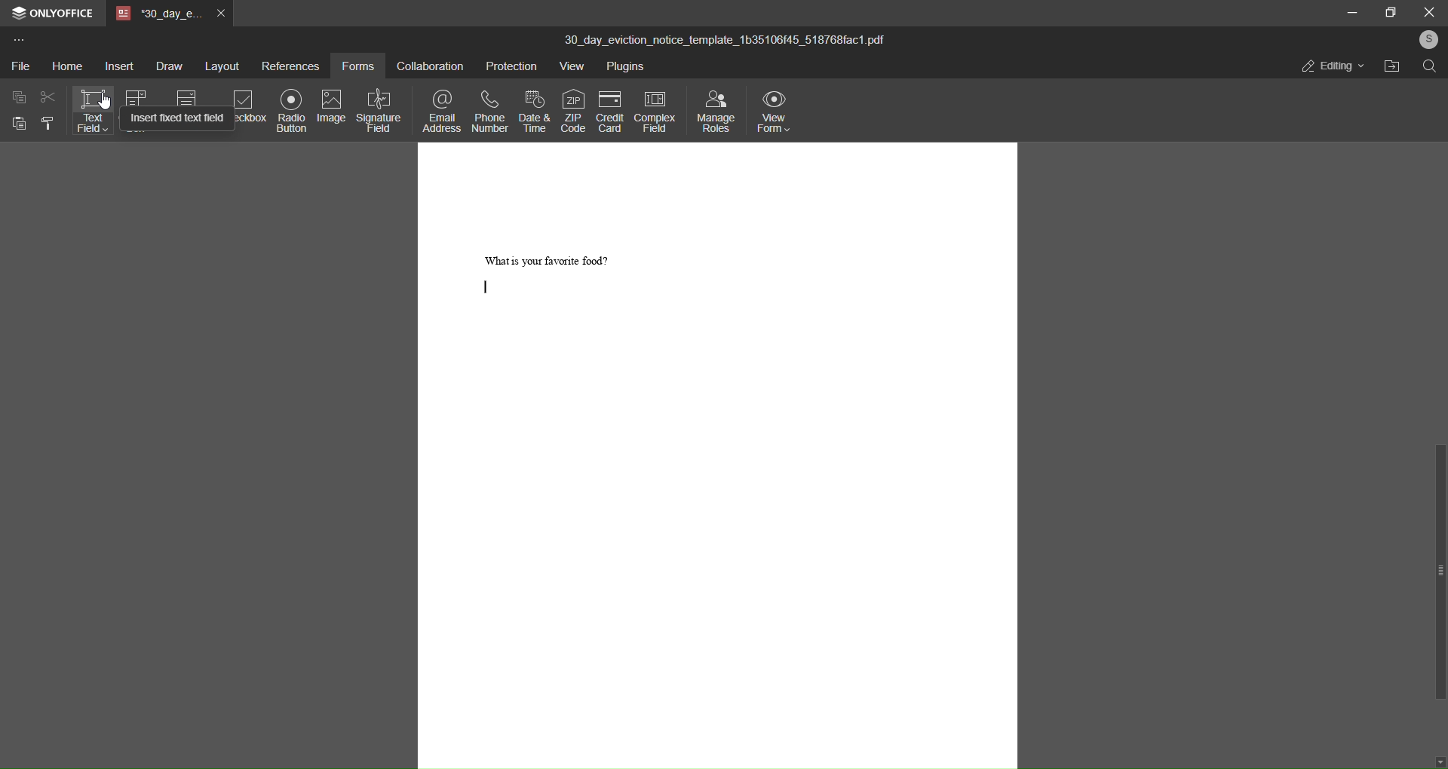  Describe the element at coordinates (574, 112) in the screenshot. I see `zip code` at that location.